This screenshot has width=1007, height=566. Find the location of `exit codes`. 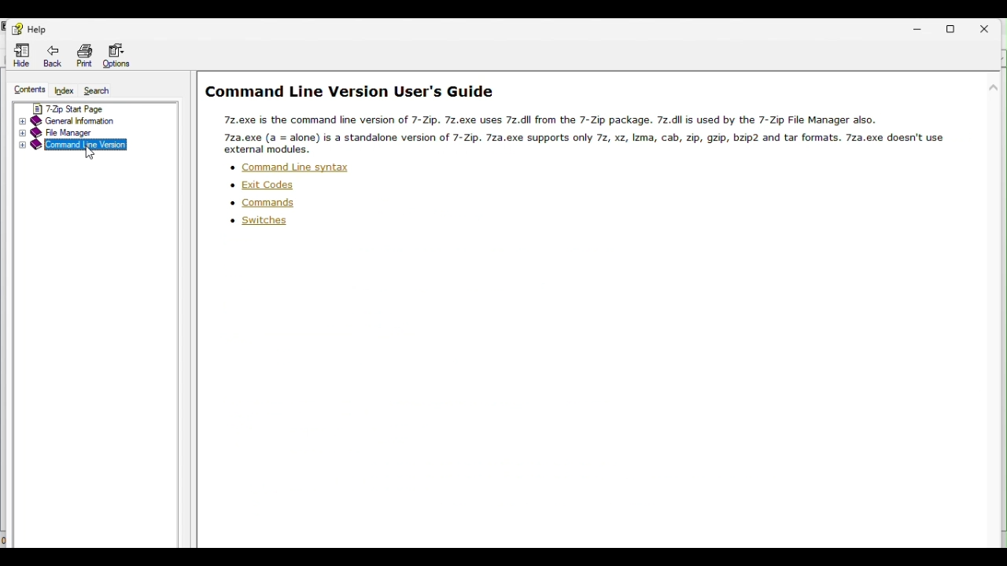

exit codes is located at coordinates (263, 186).